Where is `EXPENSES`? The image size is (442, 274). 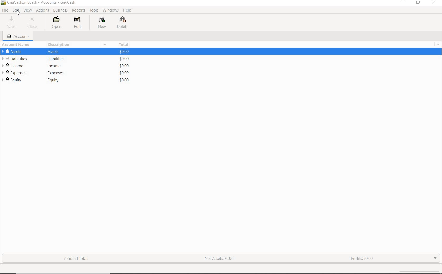
EXPENSES is located at coordinates (15, 73).